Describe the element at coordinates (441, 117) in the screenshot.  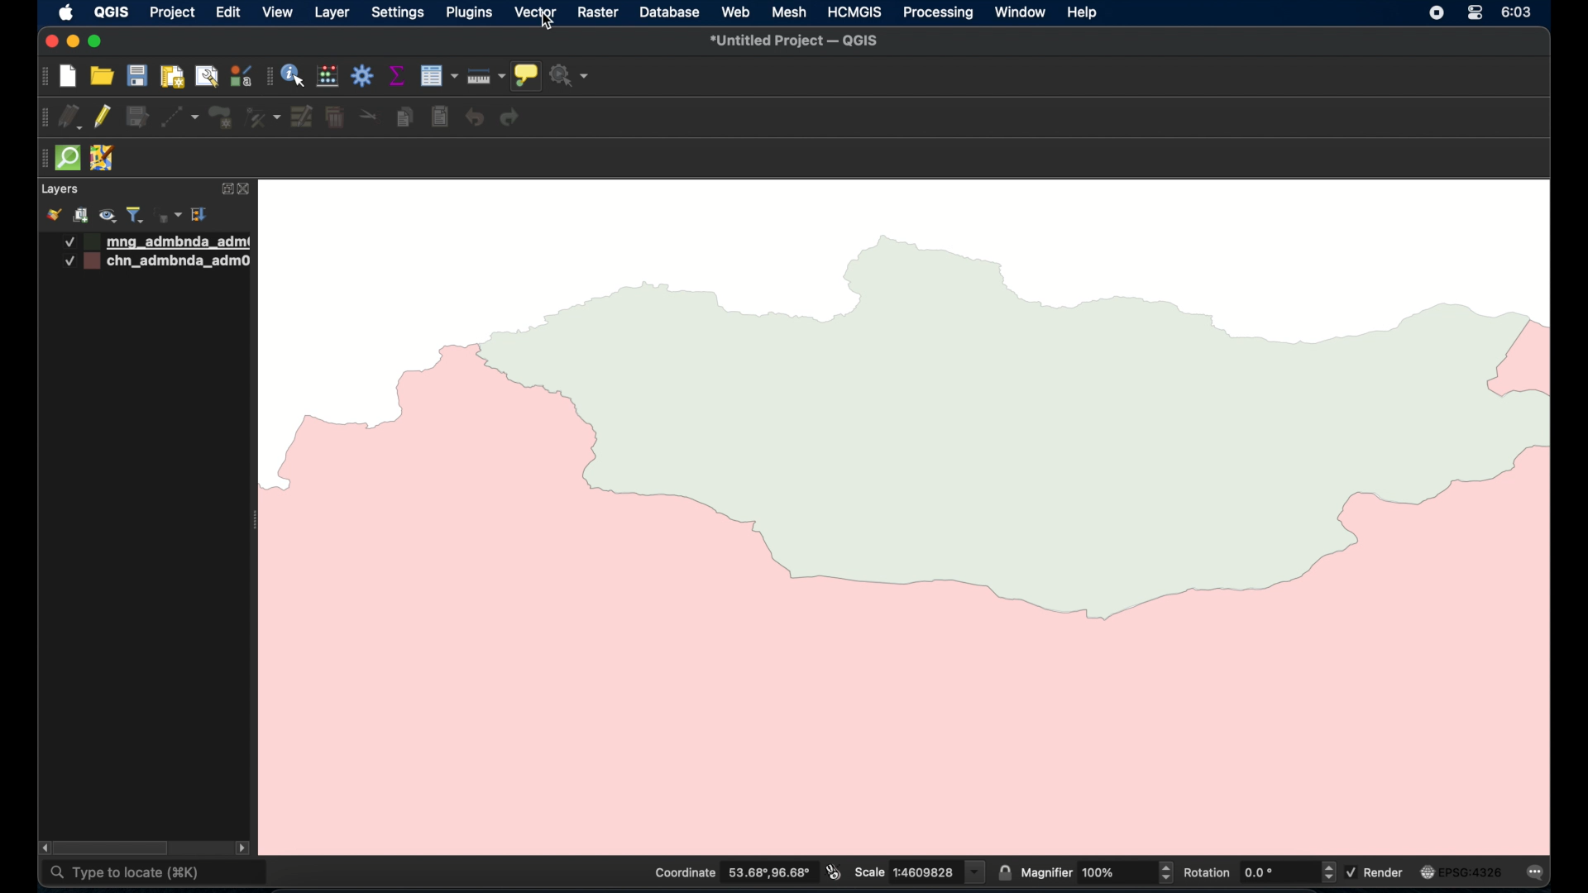
I see `paste features` at that location.